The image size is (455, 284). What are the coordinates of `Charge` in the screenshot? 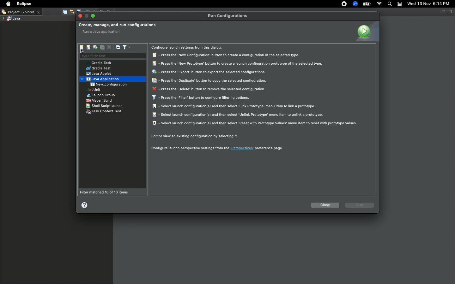 It's located at (367, 4).